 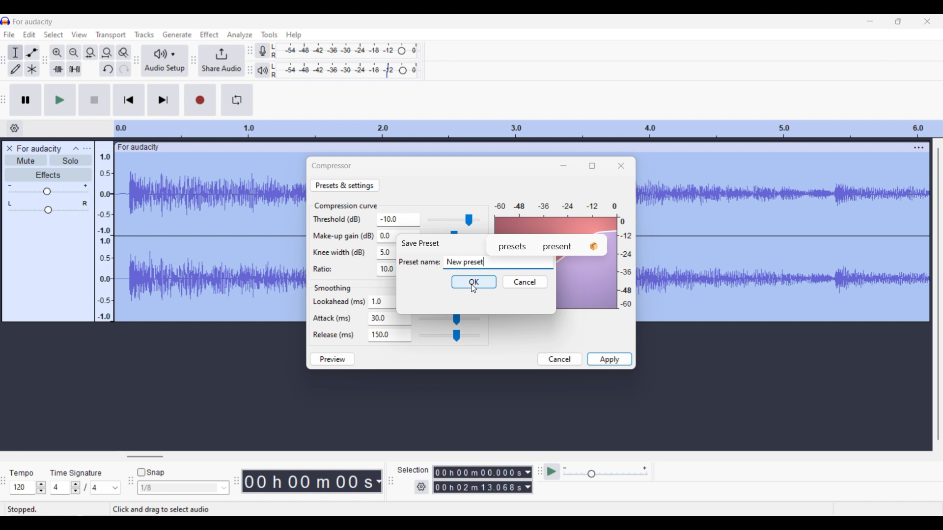 I want to click on Select, so click(x=54, y=34).